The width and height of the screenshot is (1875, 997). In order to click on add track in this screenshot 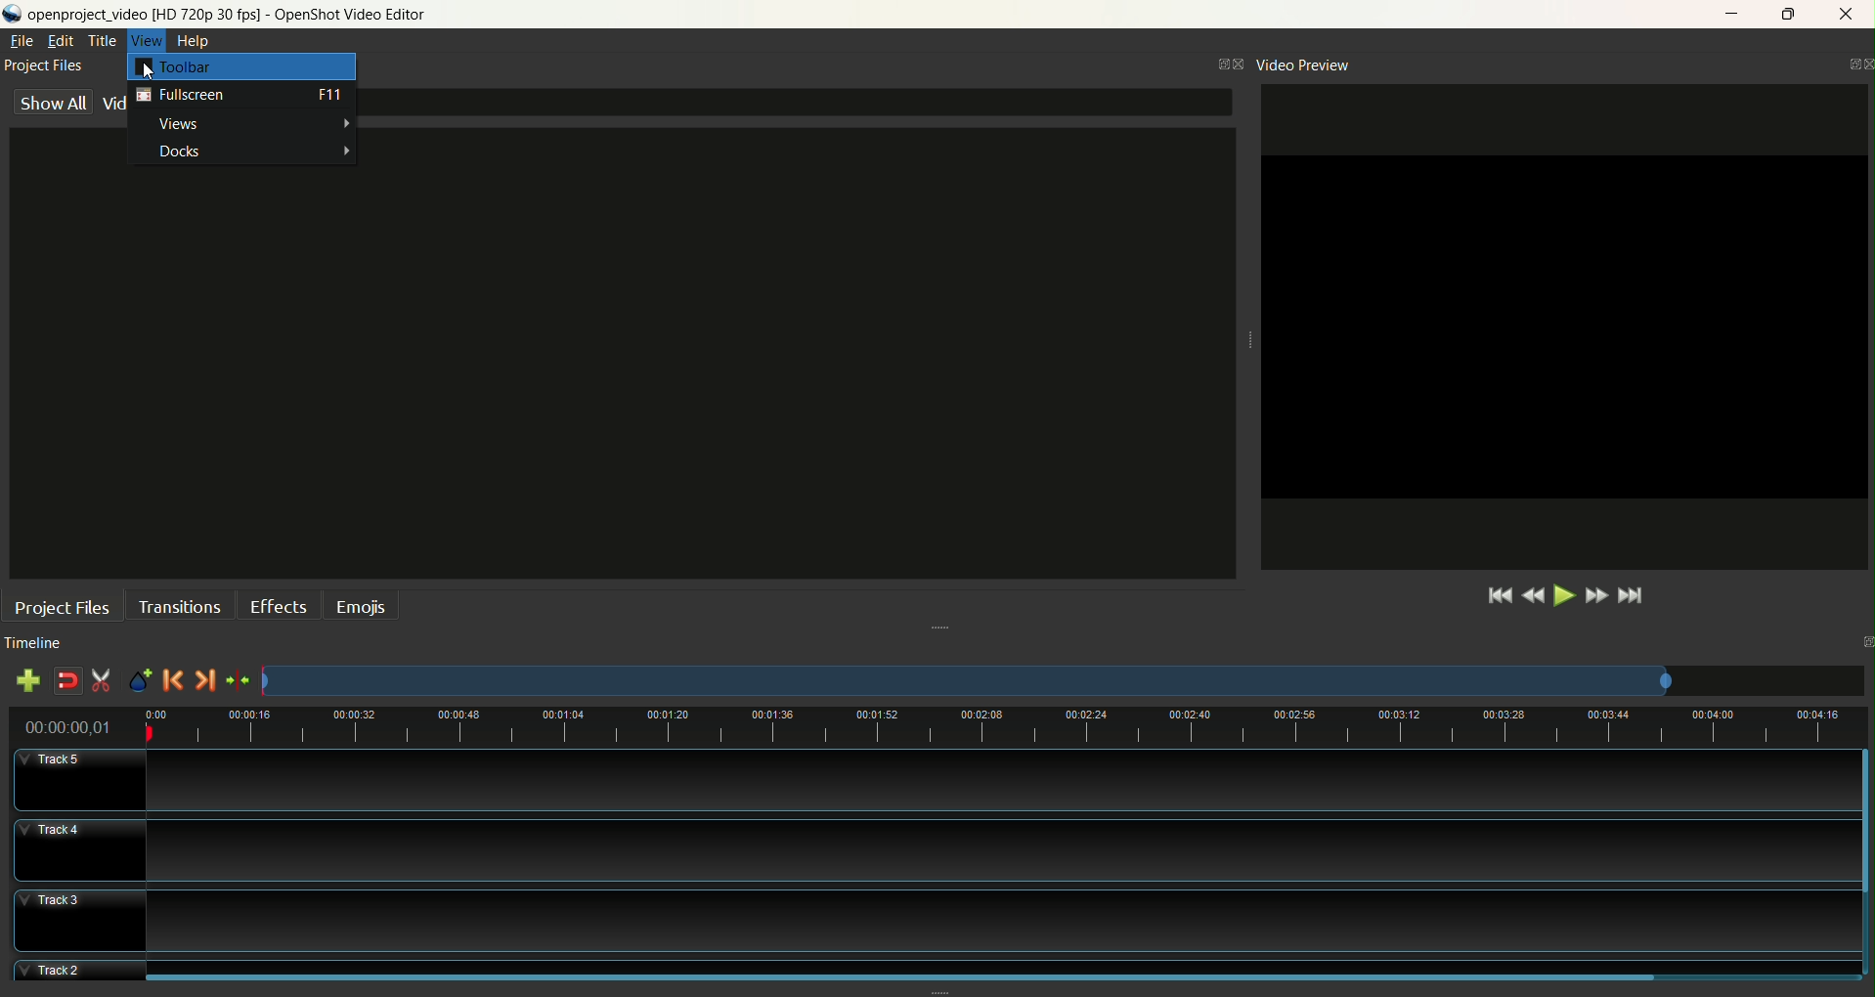, I will do `click(30, 680)`.